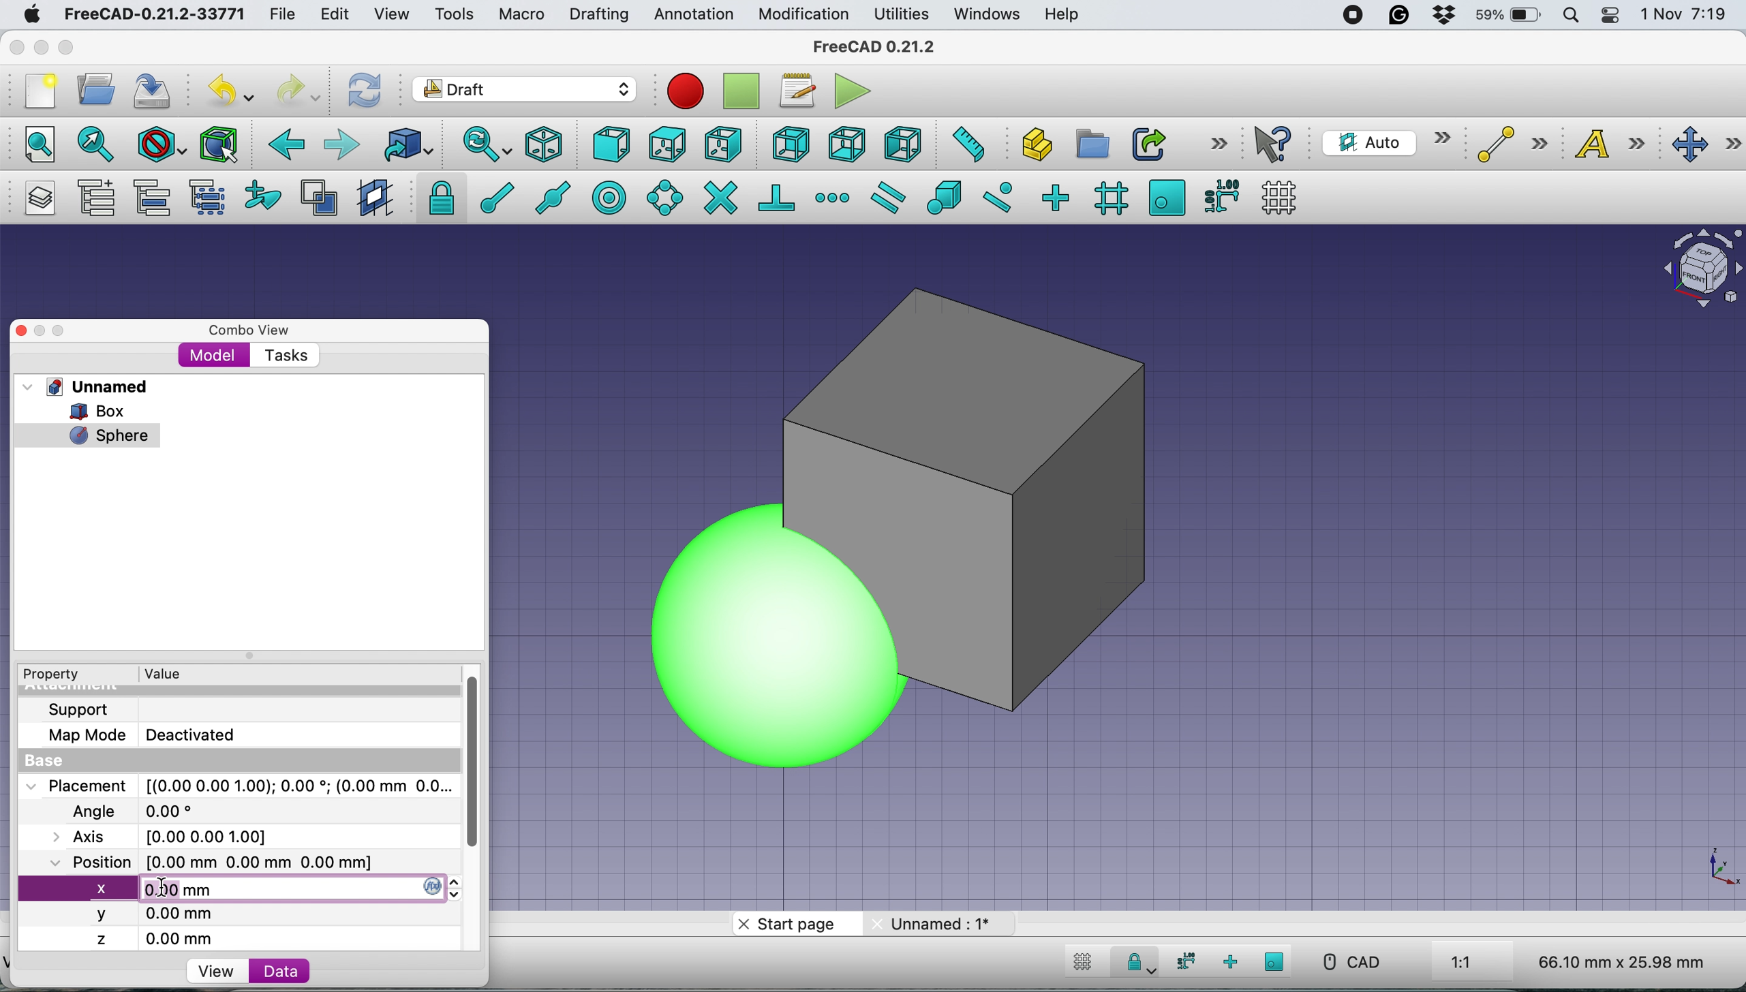 This screenshot has width=1746, height=992. I want to click on refresh, so click(362, 89).